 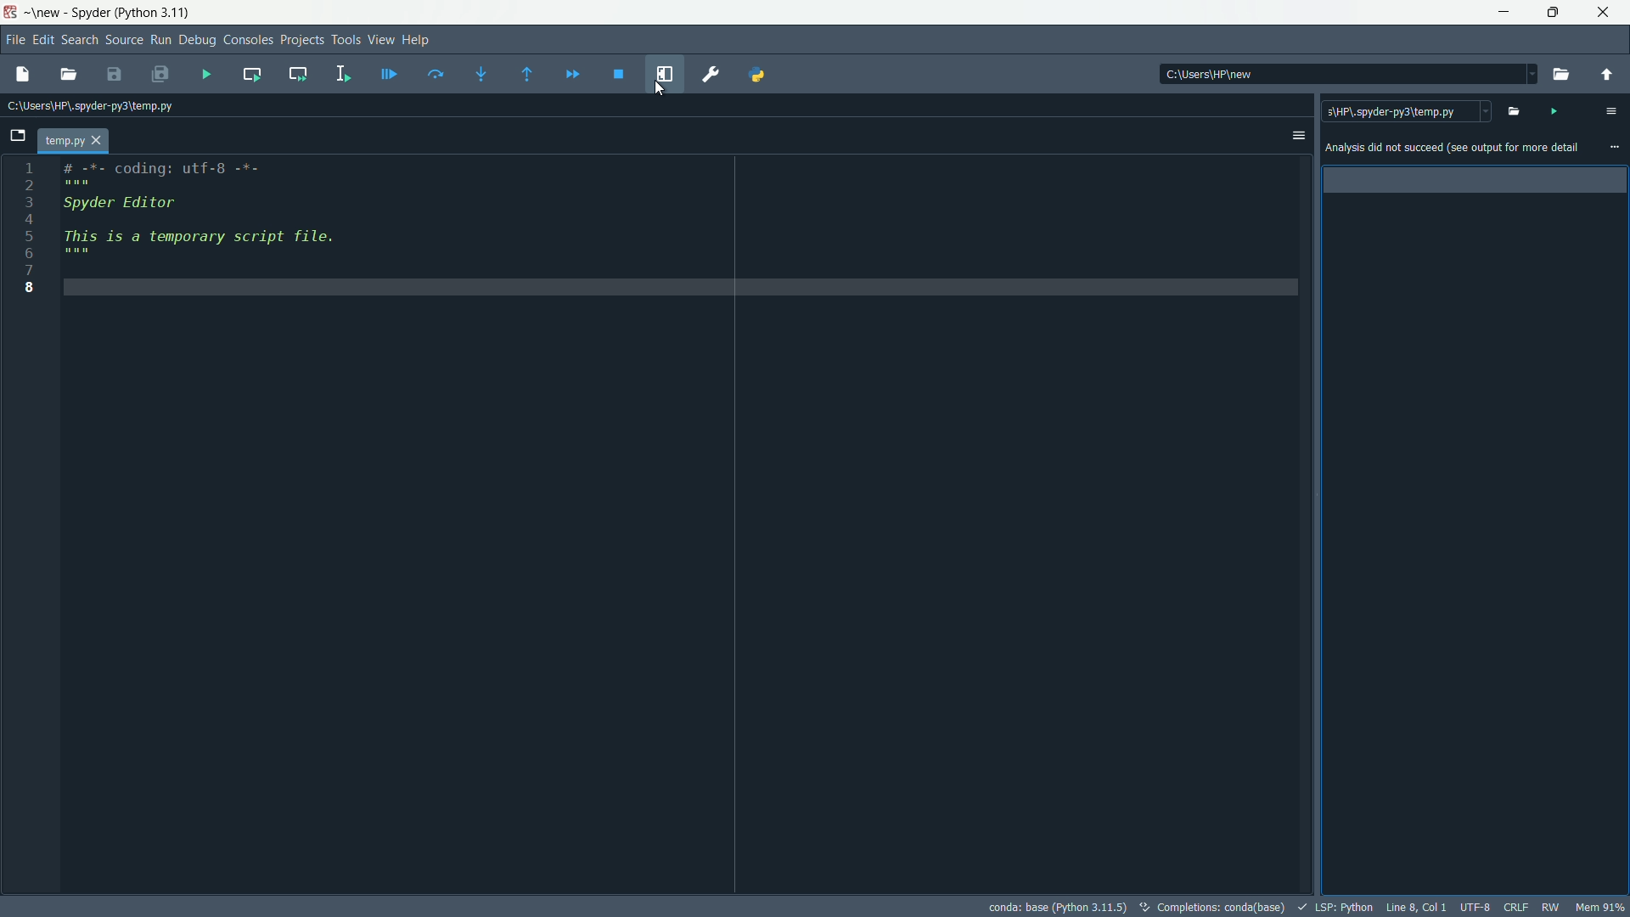 What do you see at coordinates (25, 74) in the screenshot?
I see `new file` at bounding box center [25, 74].